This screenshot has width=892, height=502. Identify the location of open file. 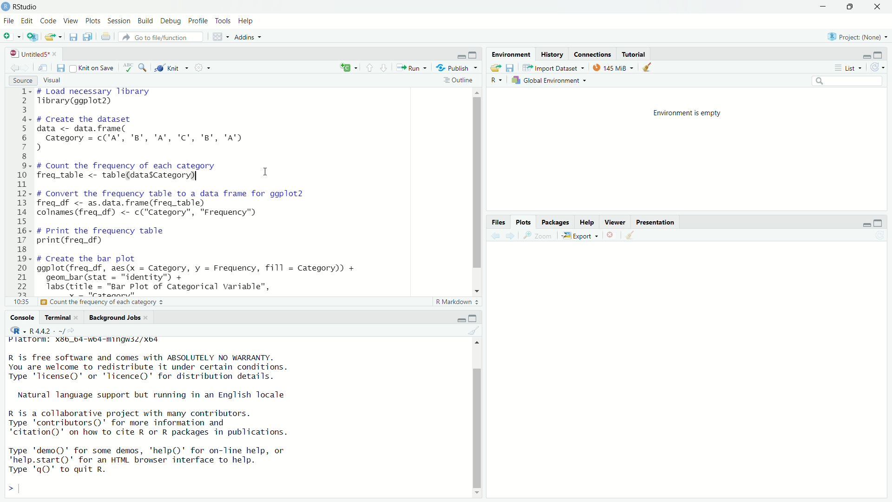
(53, 37).